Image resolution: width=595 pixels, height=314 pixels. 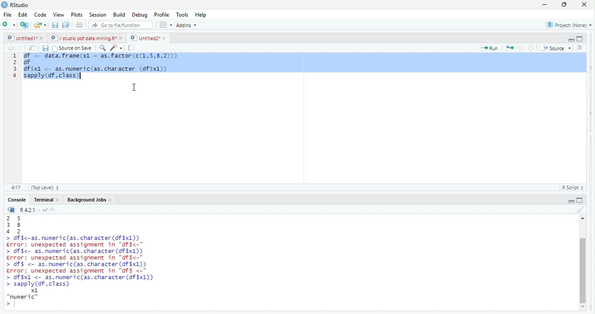 What do you see at coordinates (122, 38) in the screenshot?
I see `close` at bounding box center [122, 38].